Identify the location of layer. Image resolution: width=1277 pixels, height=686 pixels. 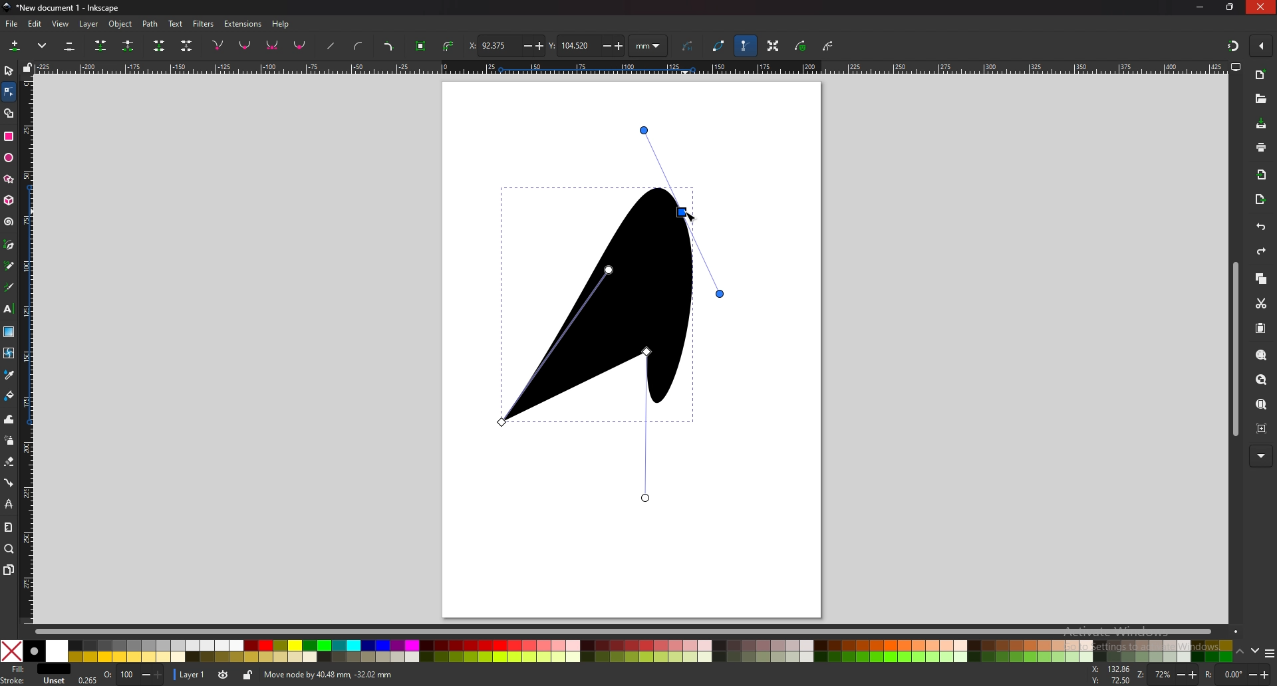
(192, 675).